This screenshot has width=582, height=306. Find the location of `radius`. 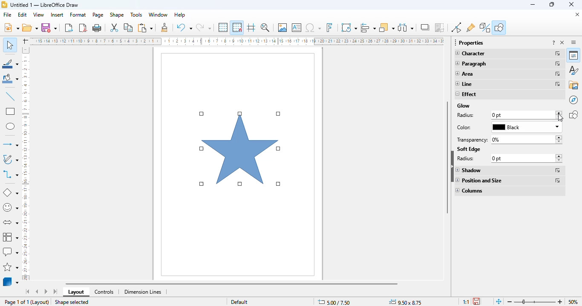

radius is located at coordinates (471, 159).